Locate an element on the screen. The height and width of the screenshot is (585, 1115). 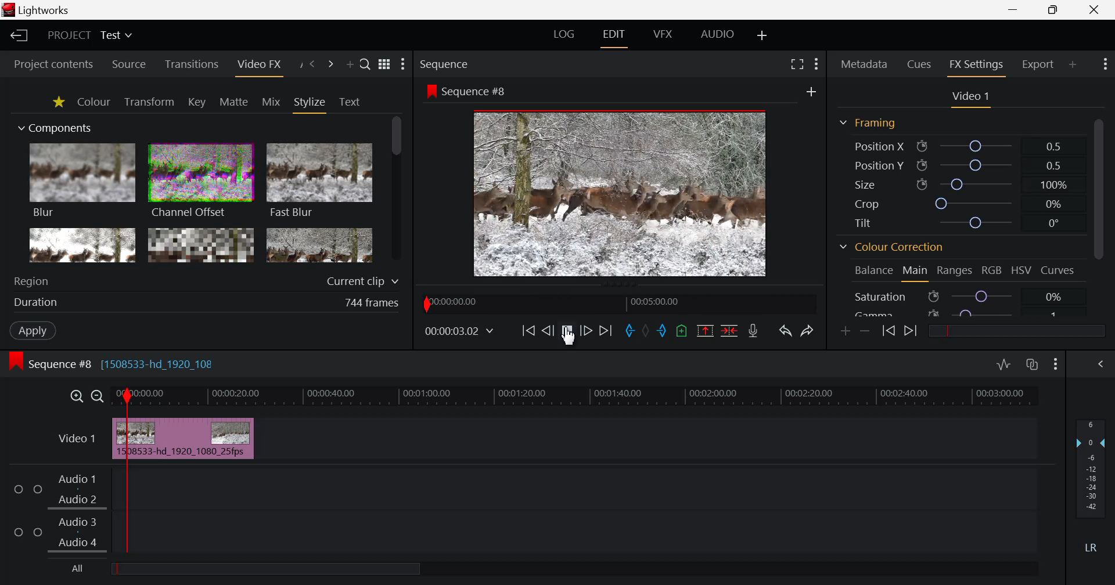
Add Panel is located at coordinates (1073, 63).